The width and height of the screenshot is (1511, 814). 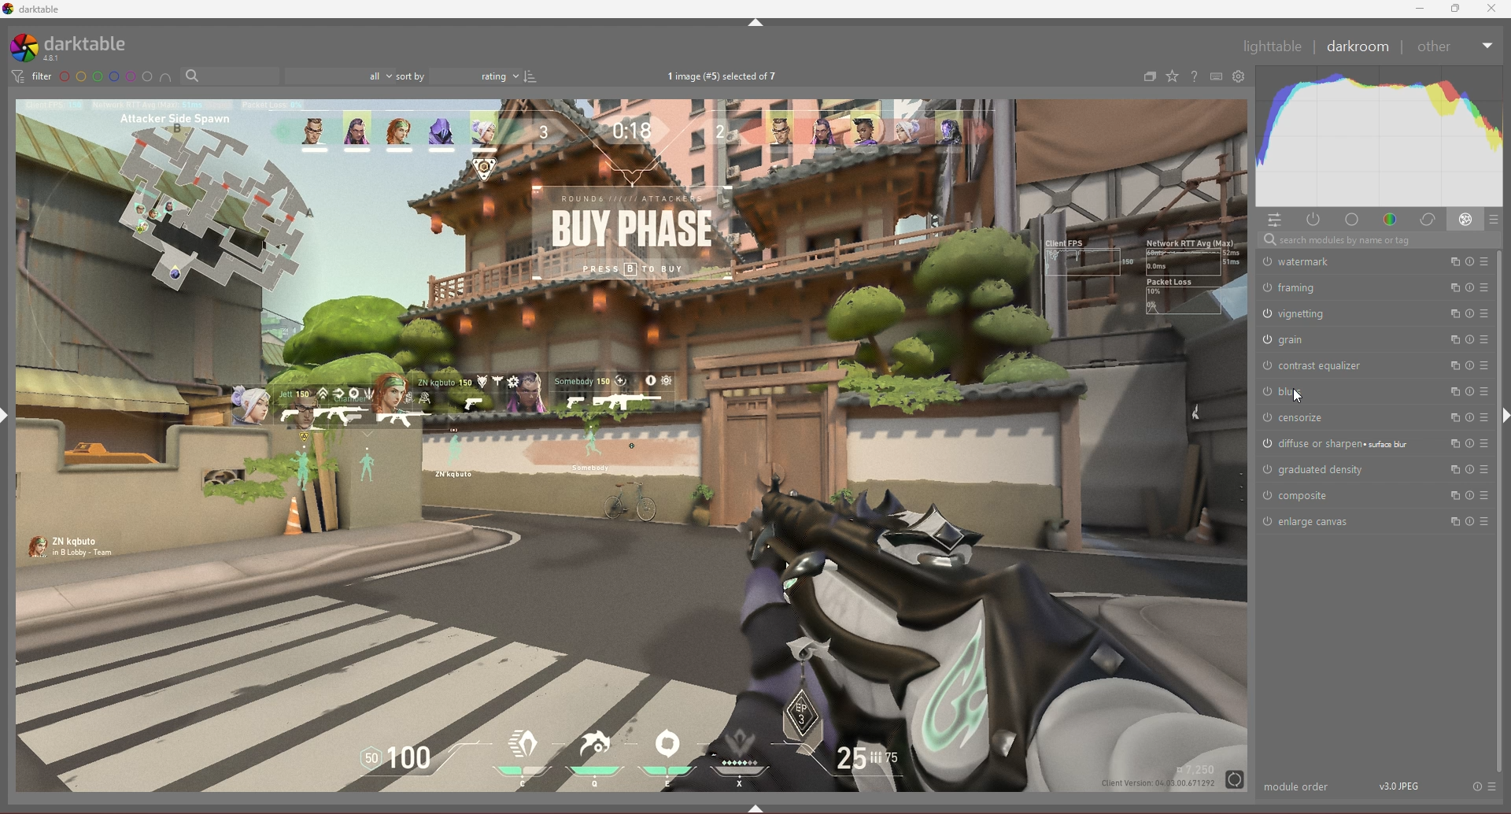 I want to click on darkroom, so click(x=1358, y=46).